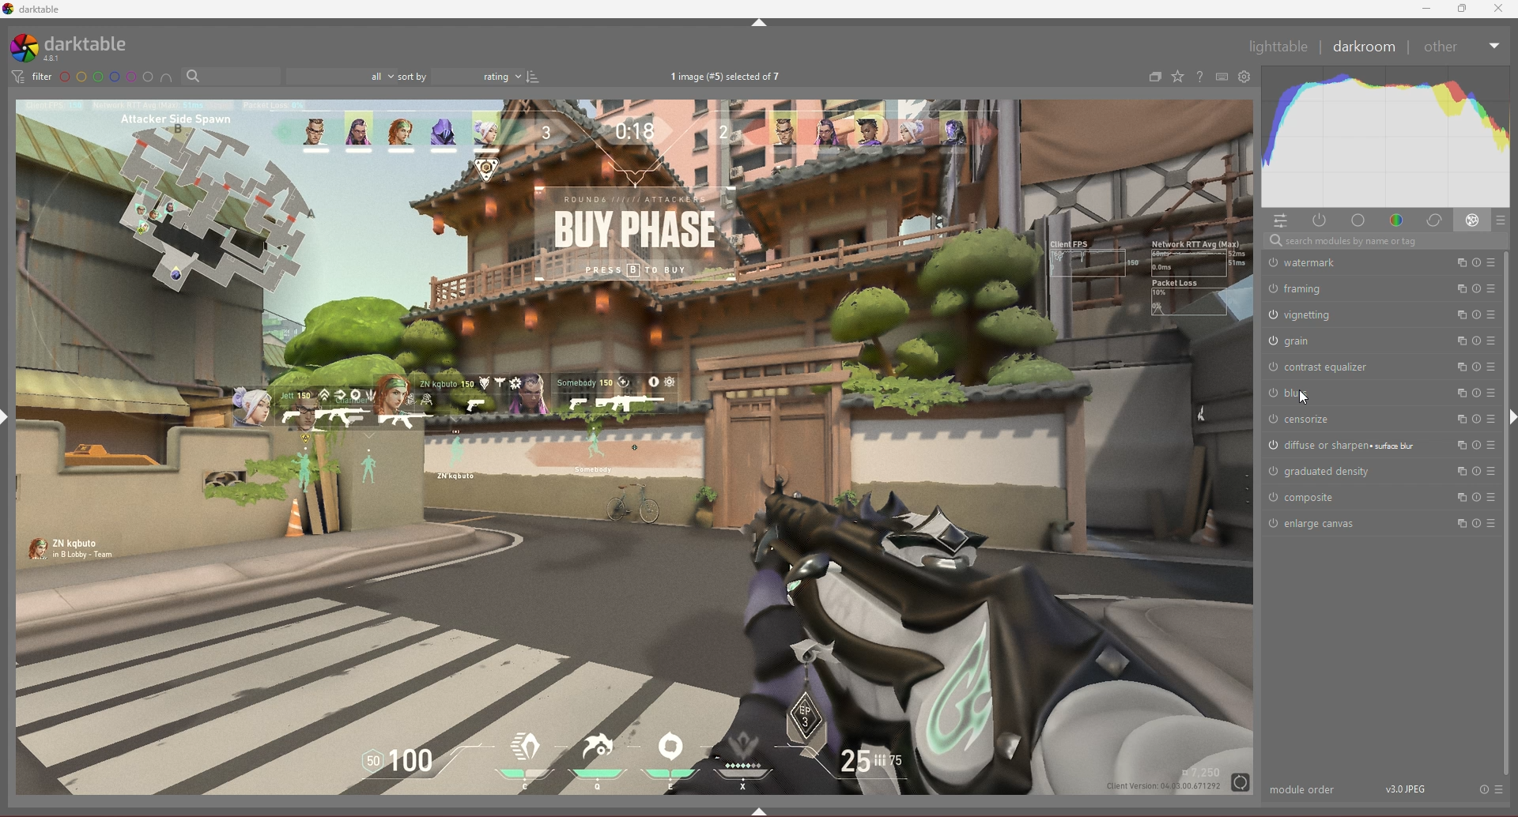  I want to click on lighttable, so click(1279, 47).